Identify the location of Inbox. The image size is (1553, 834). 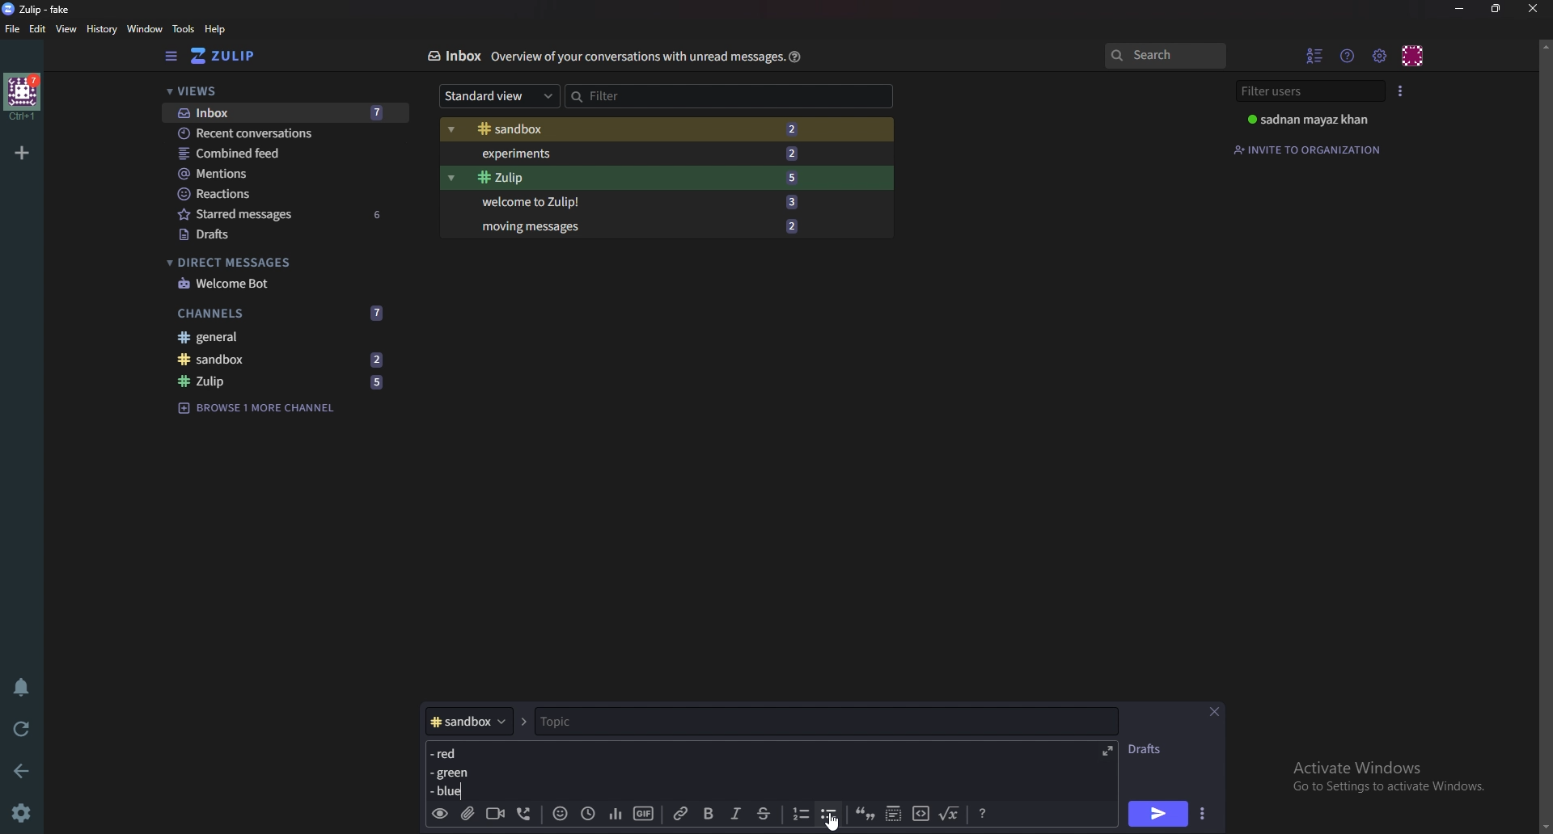
(284, 114).